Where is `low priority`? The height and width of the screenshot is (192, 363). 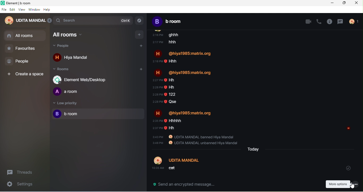 low priority is located at coordinates (66, 104).